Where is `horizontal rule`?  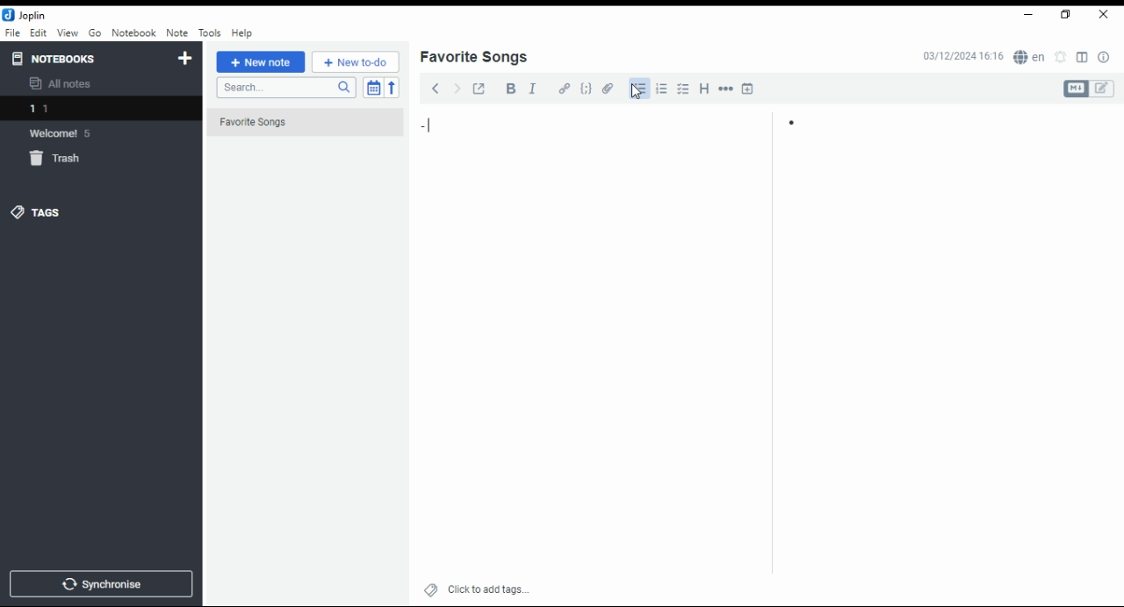 horizontal rule is located at coordinates (727, 88).